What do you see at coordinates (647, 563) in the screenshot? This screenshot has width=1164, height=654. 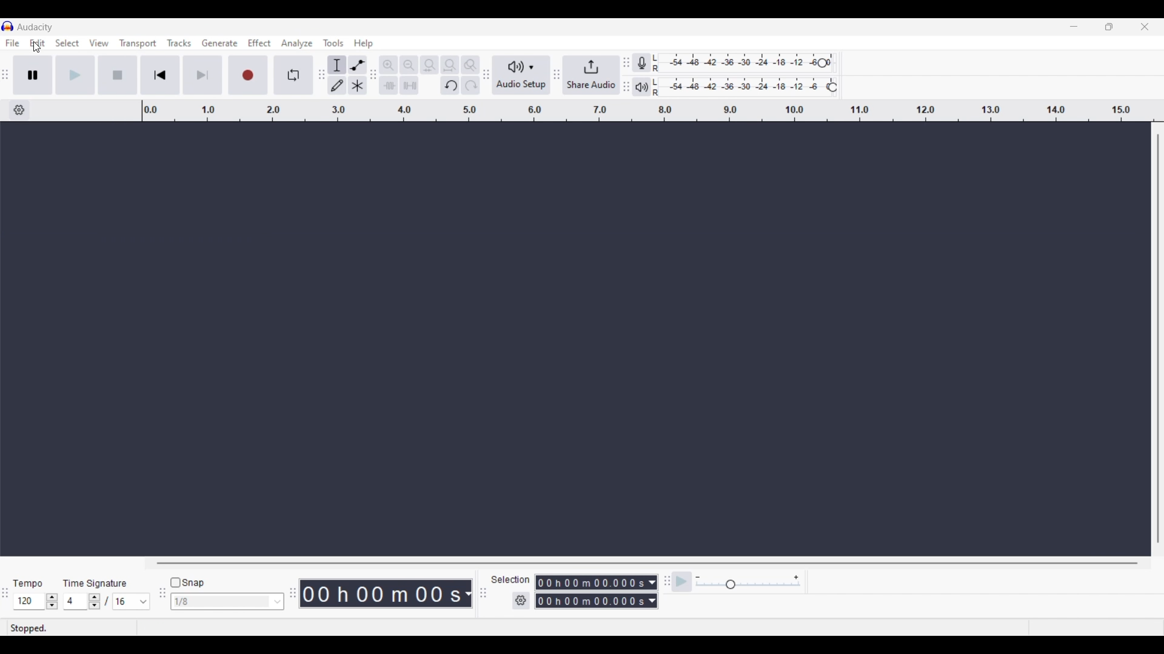 I see `Horizontal slide bar` at bounding box center [647, 563].